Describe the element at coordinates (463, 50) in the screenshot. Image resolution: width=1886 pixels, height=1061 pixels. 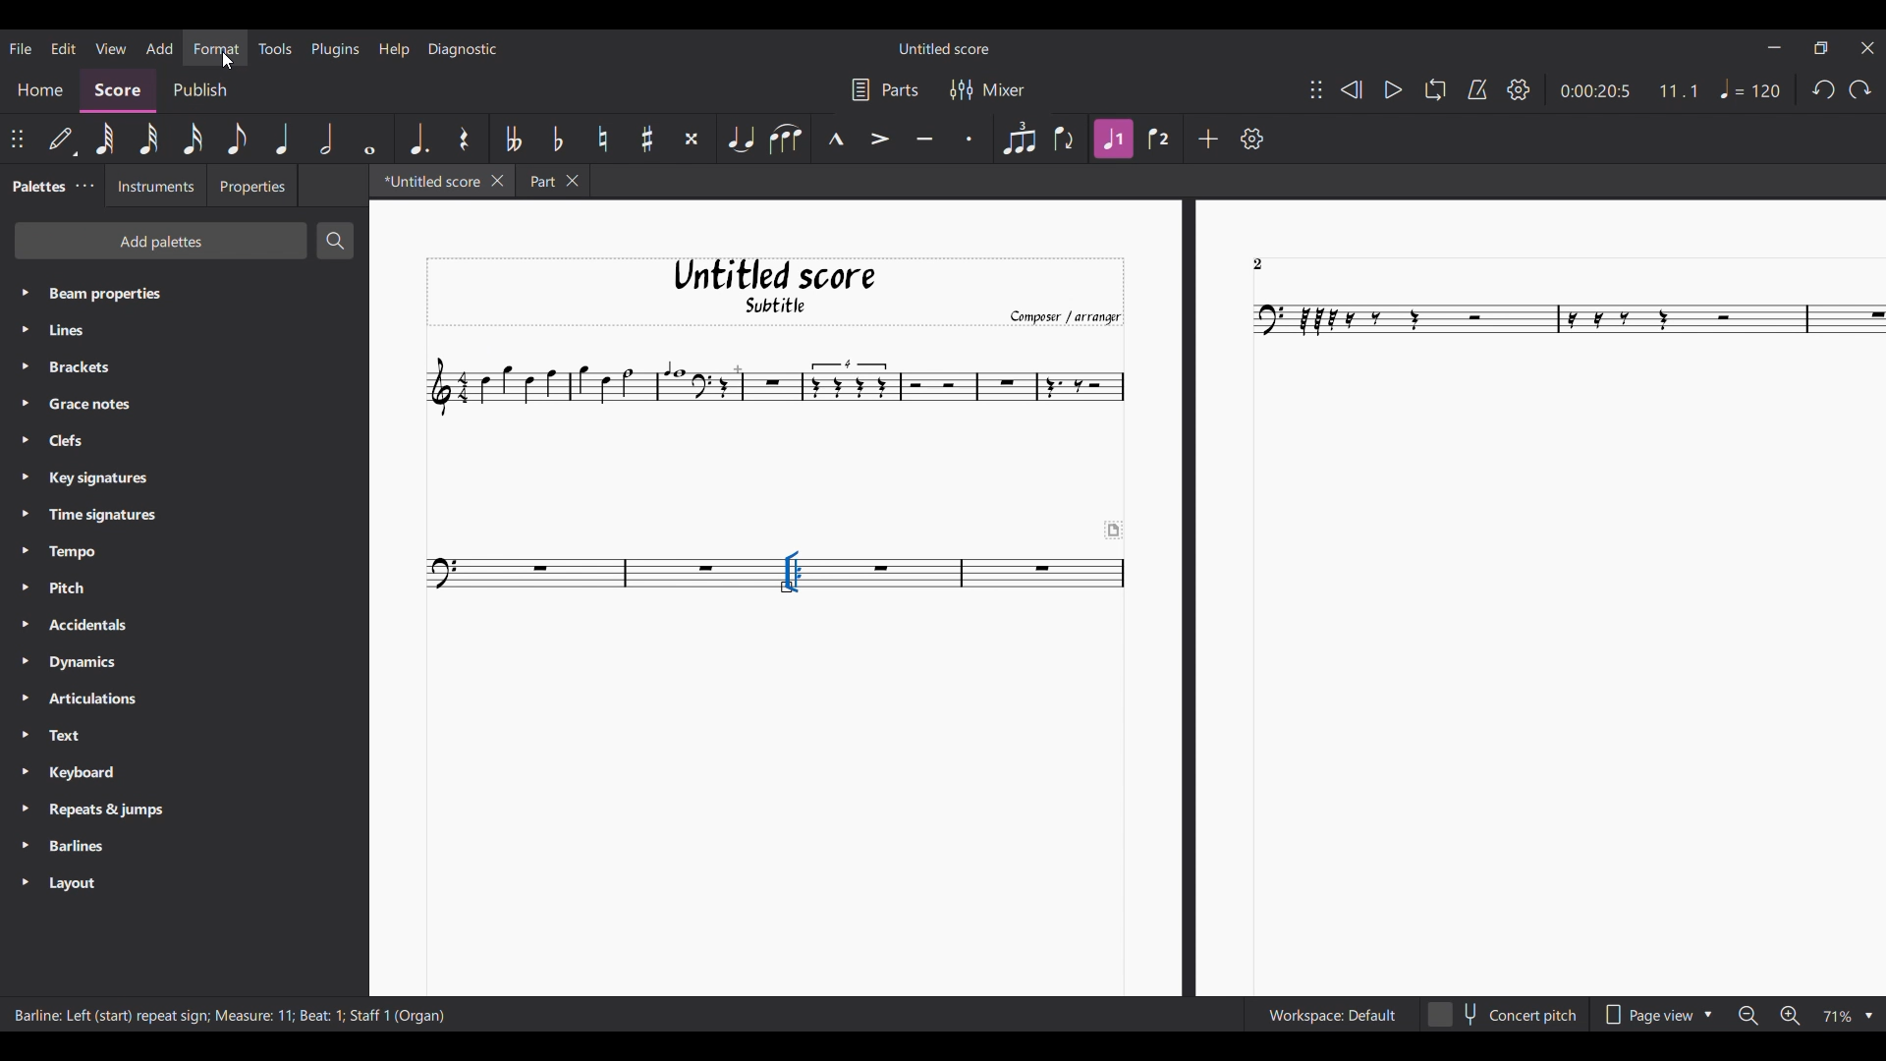
I see `Diagnostic menu` at that location.